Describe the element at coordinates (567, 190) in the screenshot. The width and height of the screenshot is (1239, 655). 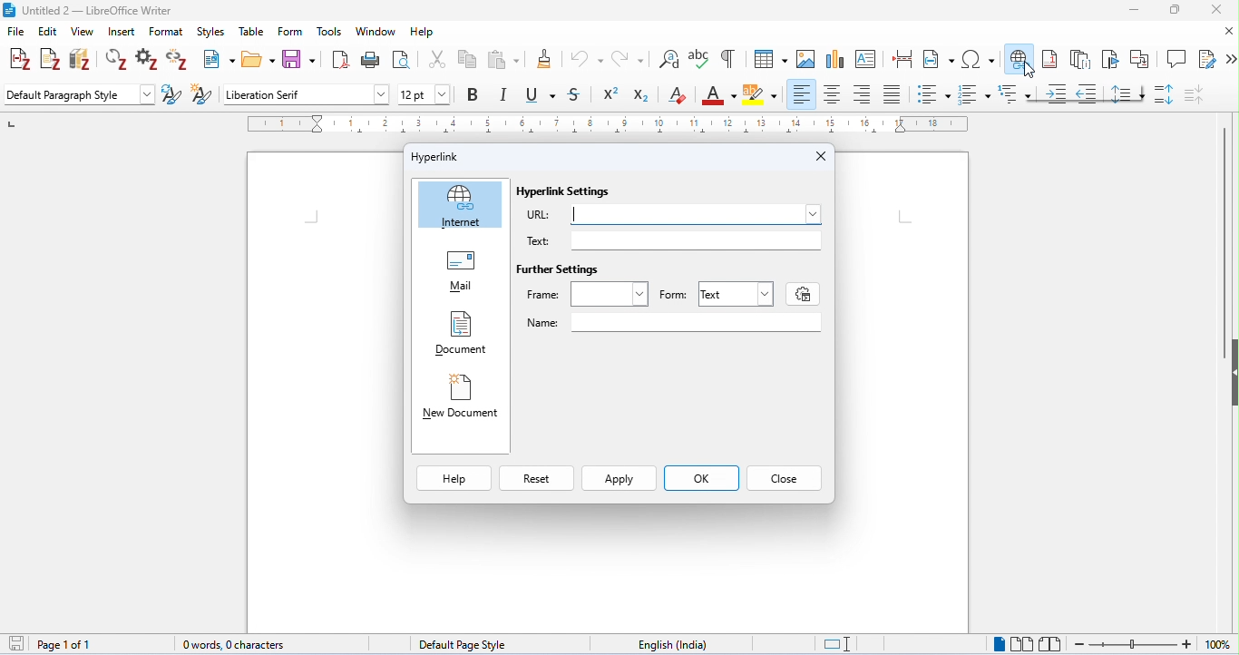
I see `Hyperlink Settings` at that location.